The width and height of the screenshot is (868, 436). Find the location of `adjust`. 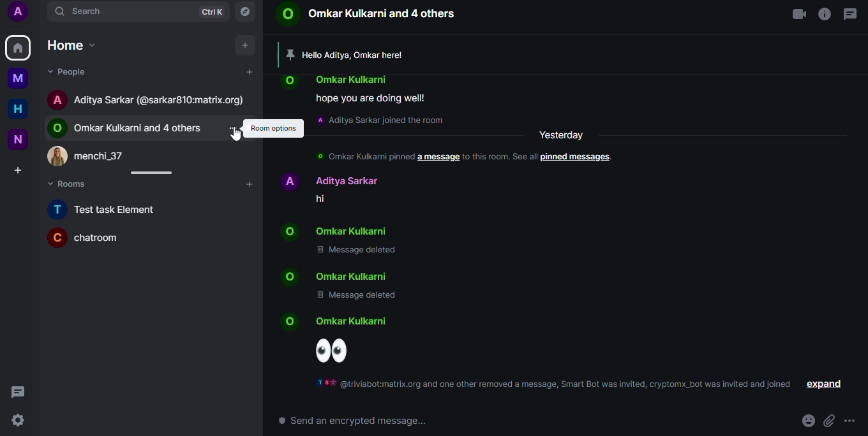

adjust is located at coordinates (156, 173).